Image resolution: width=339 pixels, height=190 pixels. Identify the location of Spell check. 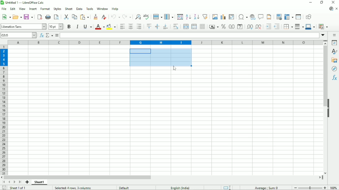
(146, 16).